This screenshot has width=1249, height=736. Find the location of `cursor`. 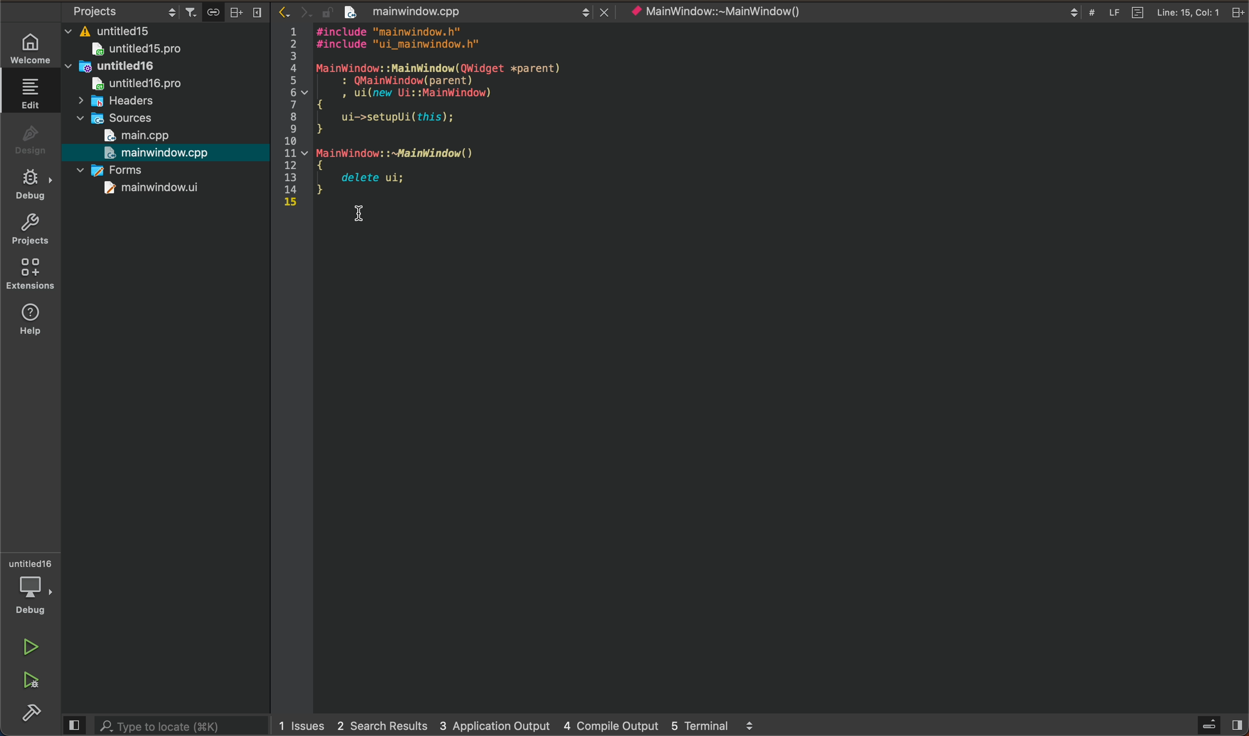

cursor is located at coordinates (362, 211).